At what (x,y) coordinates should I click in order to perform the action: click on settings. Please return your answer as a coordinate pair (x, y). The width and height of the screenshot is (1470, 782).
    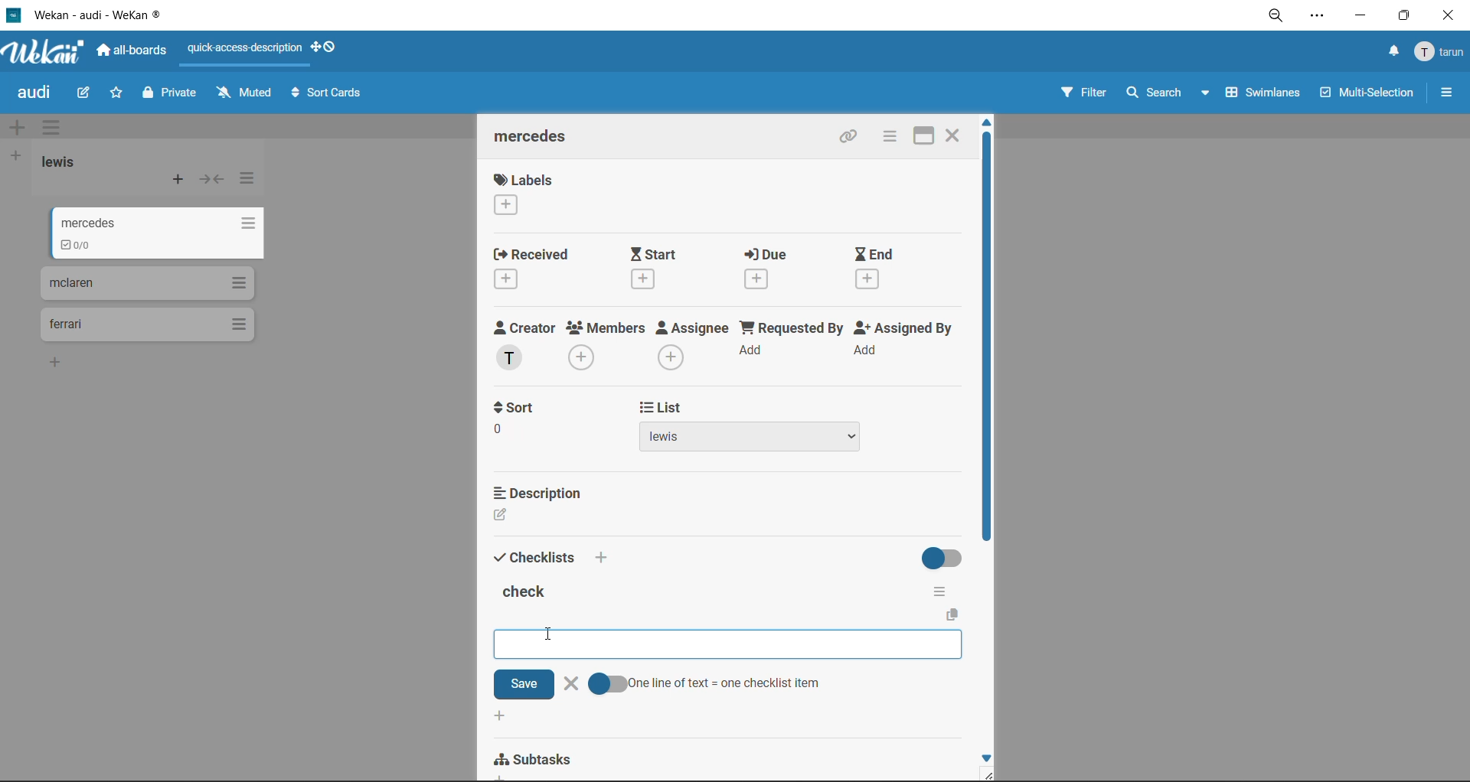
    Looking at the image, I should click on (1321, 18).